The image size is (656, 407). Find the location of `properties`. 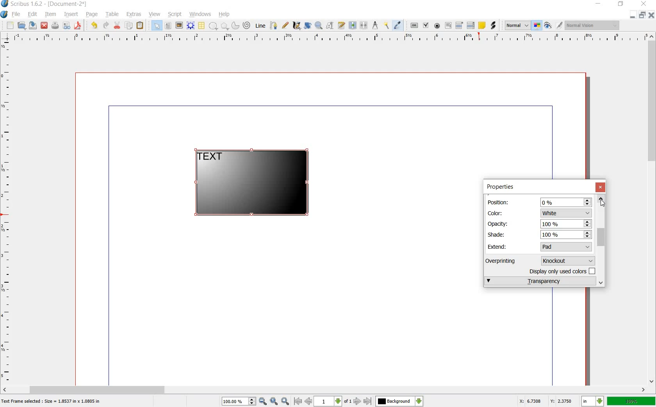

properties is located at coordinates (500, 187).